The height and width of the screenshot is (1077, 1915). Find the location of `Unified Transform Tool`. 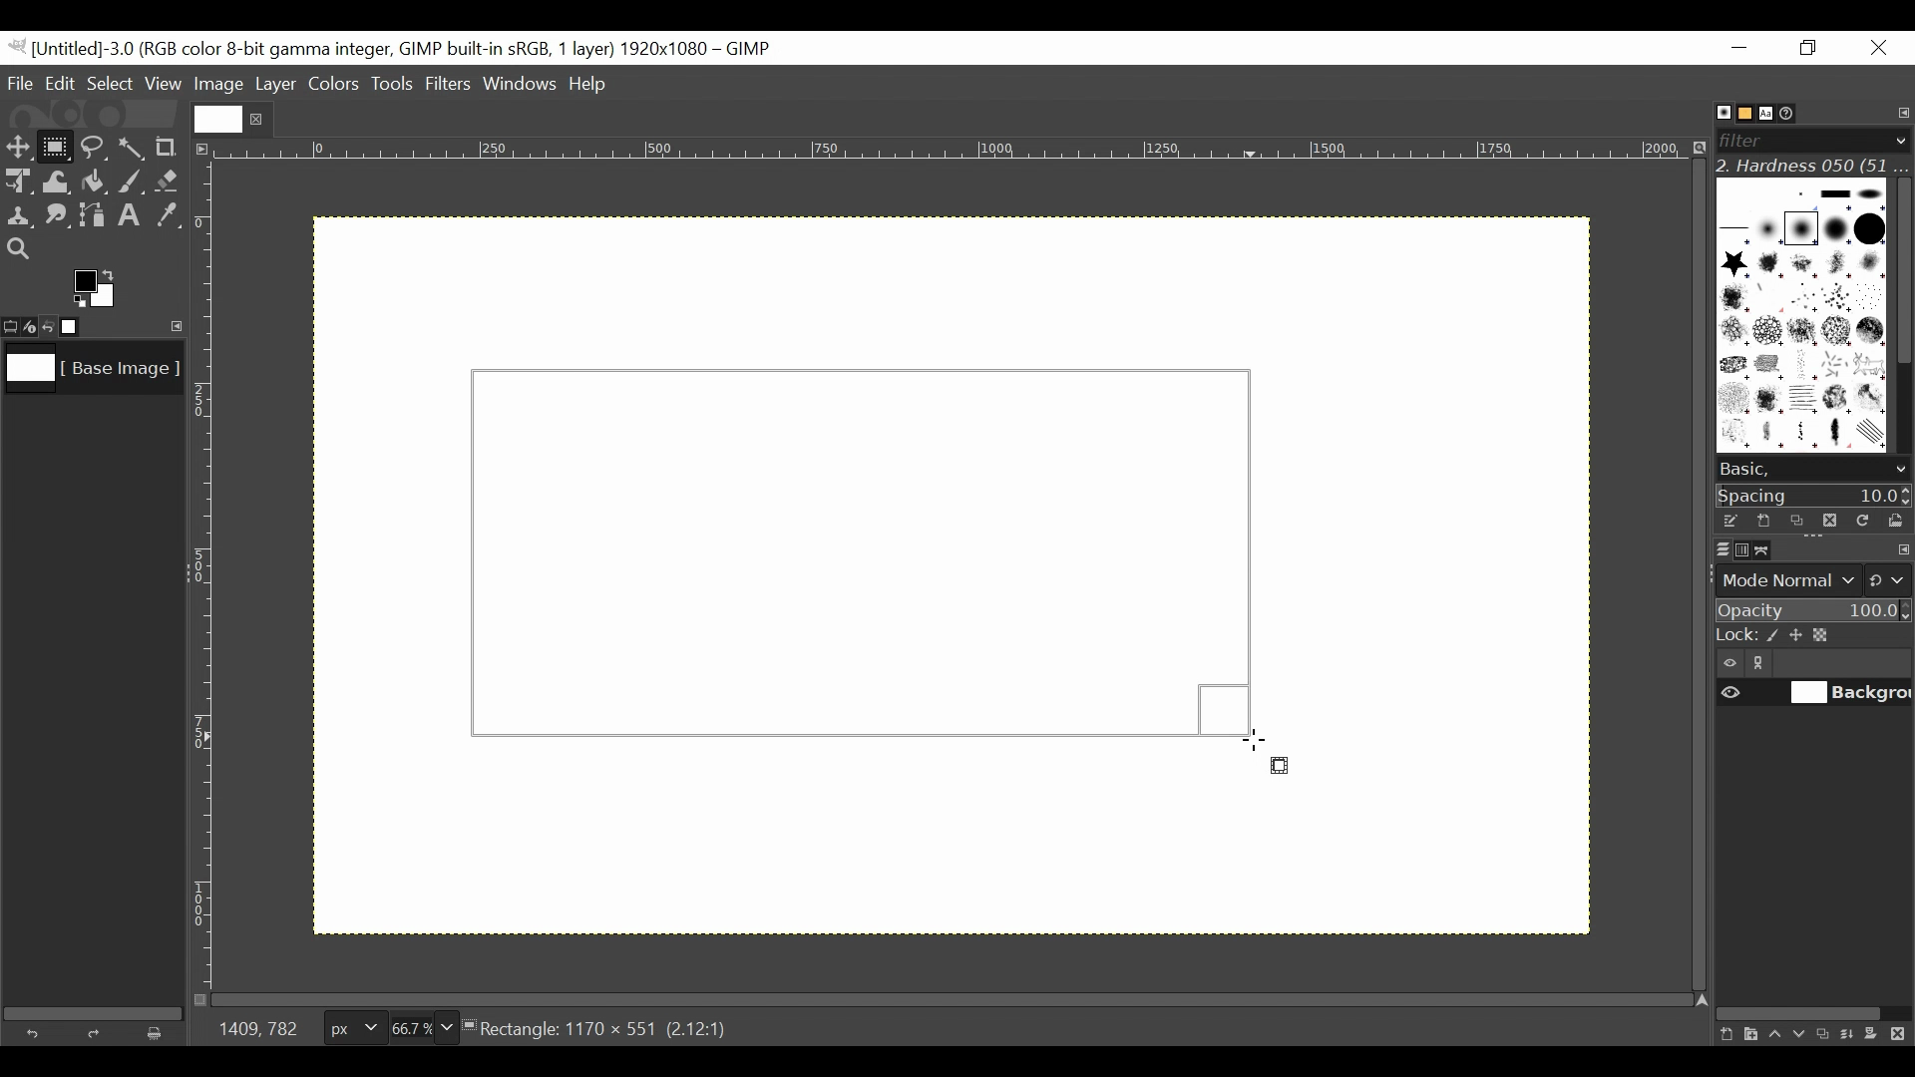

Unified Transform Tool is located at coordinates (17, 180).